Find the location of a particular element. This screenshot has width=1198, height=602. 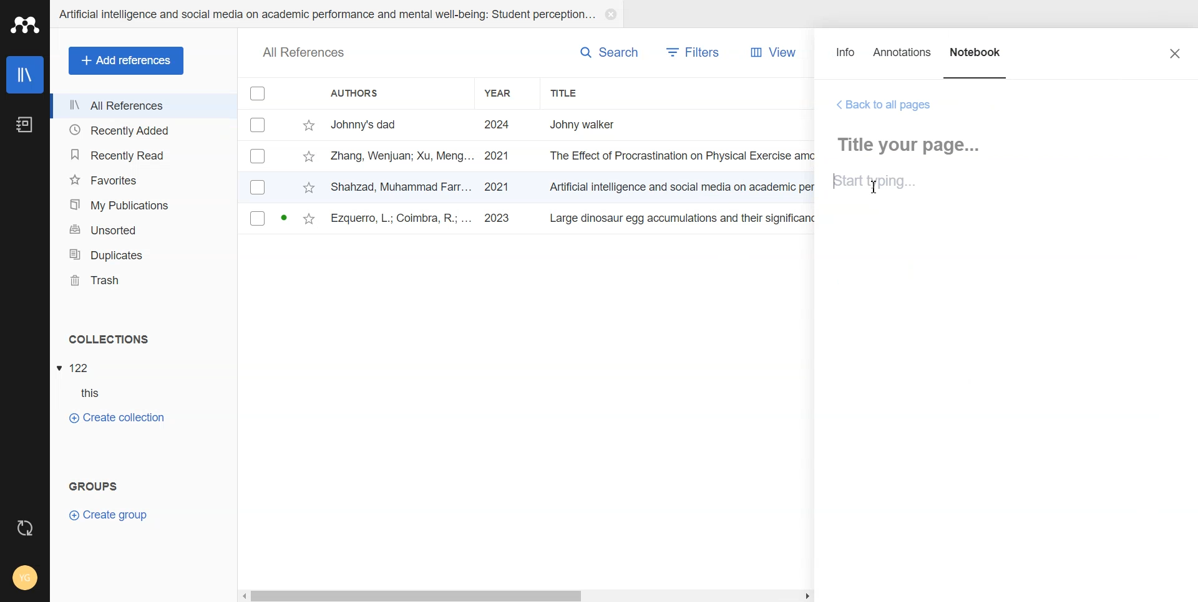

star is located at coordinates (308, 158).